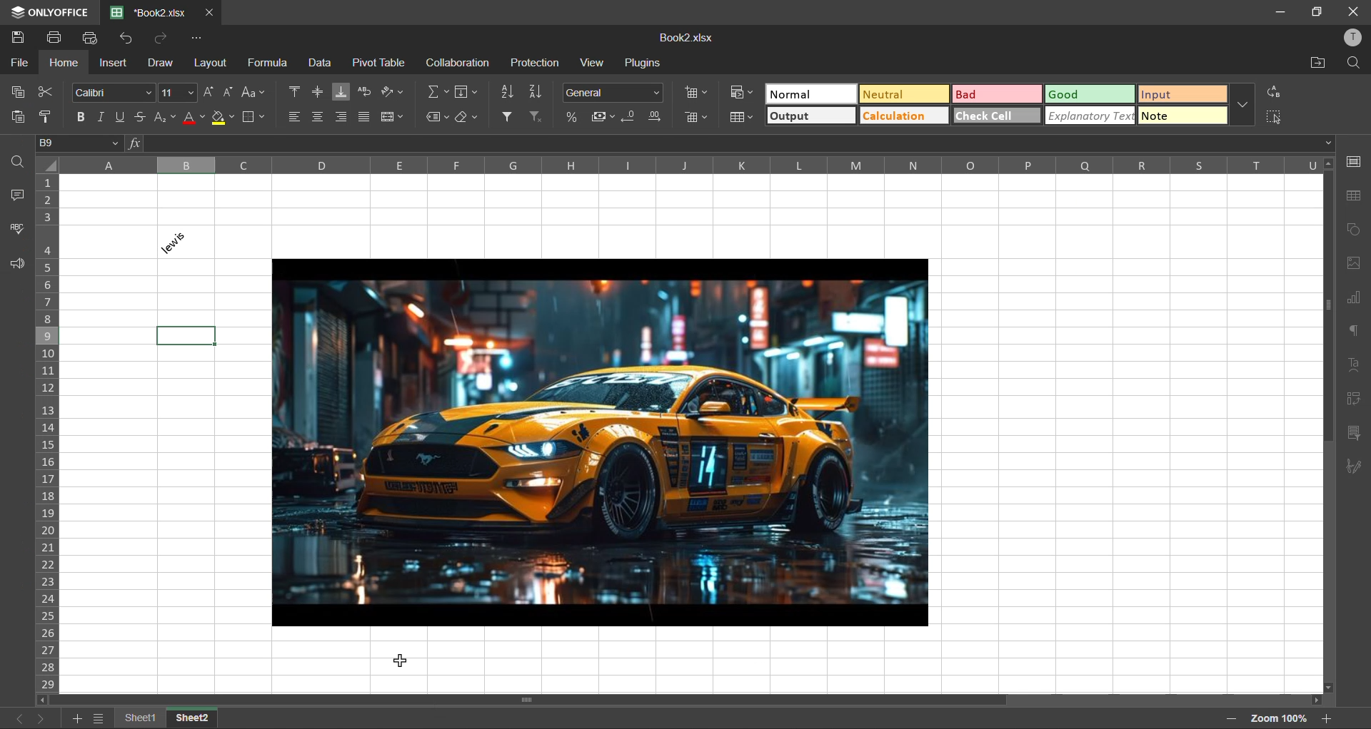  What do you see at coordinates (1182, 94) in the screenshot?
I see `input` at bounding box center [1182, 94].